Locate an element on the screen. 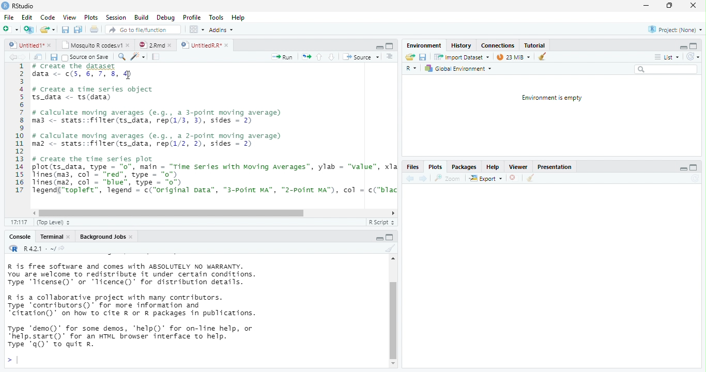 The height and width of the screenshot is (372, 706). Environment is empty. is located at coordinates (551, 98).